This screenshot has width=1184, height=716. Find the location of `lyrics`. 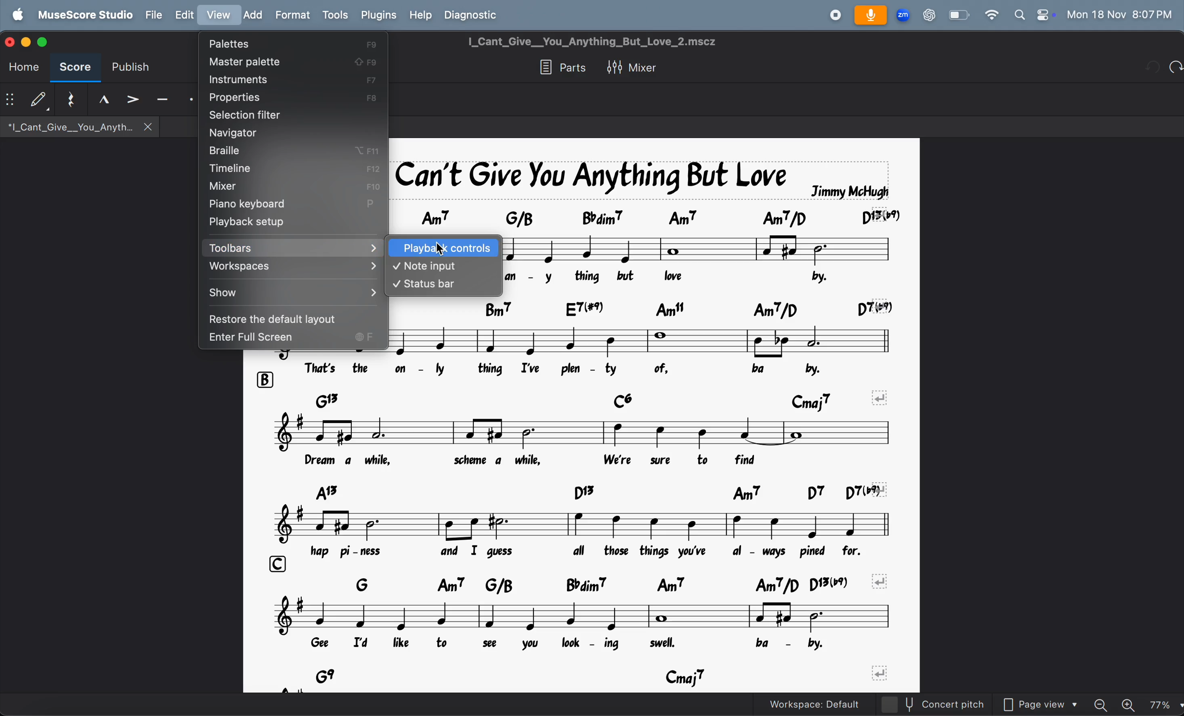

lyrics is located at coordinates (601, 552).